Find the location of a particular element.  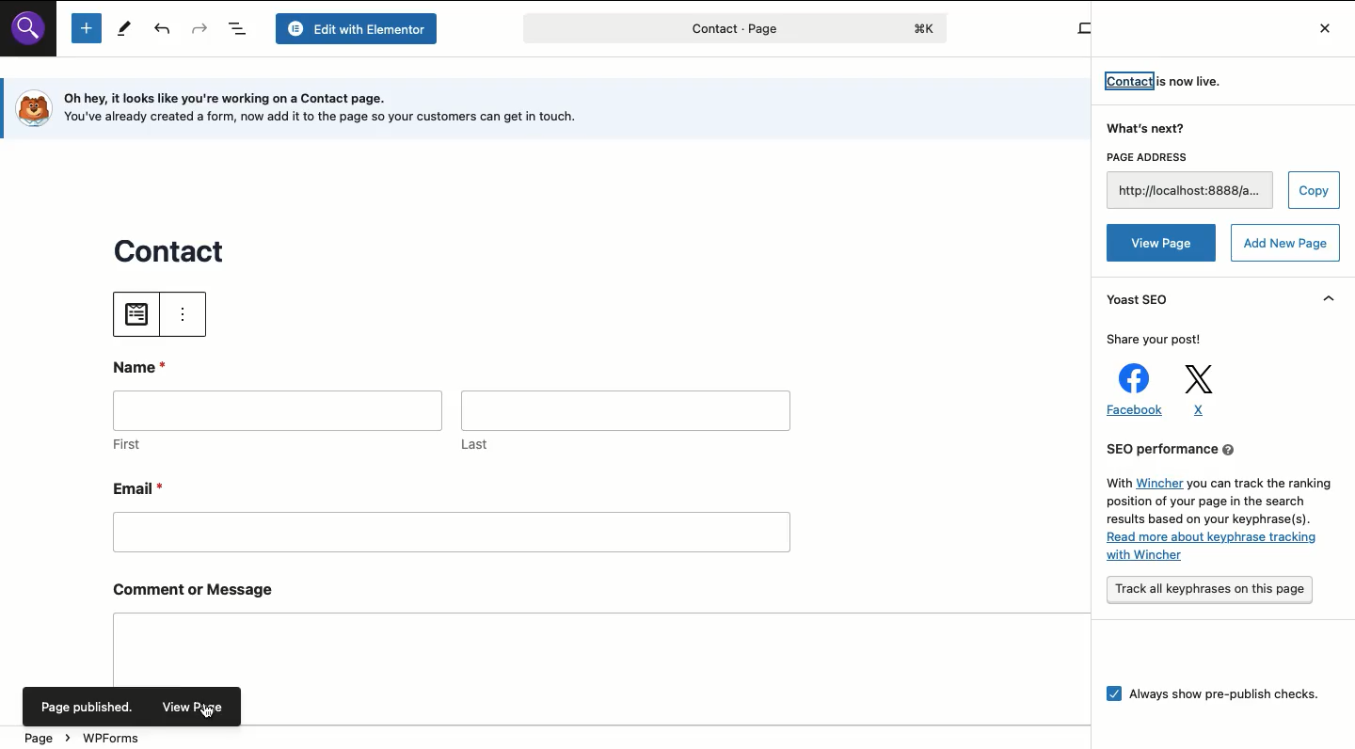

view menu is located at coordinates (184, 313).